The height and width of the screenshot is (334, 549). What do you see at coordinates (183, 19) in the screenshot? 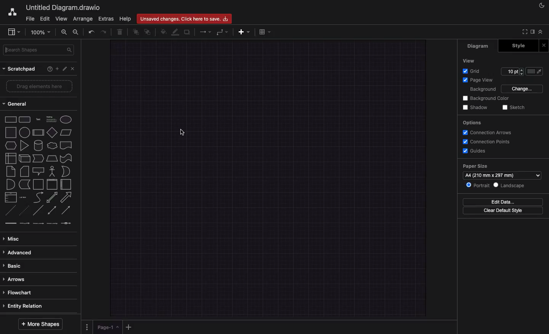
I see `Unsaved` at bounding box center [183, 19].